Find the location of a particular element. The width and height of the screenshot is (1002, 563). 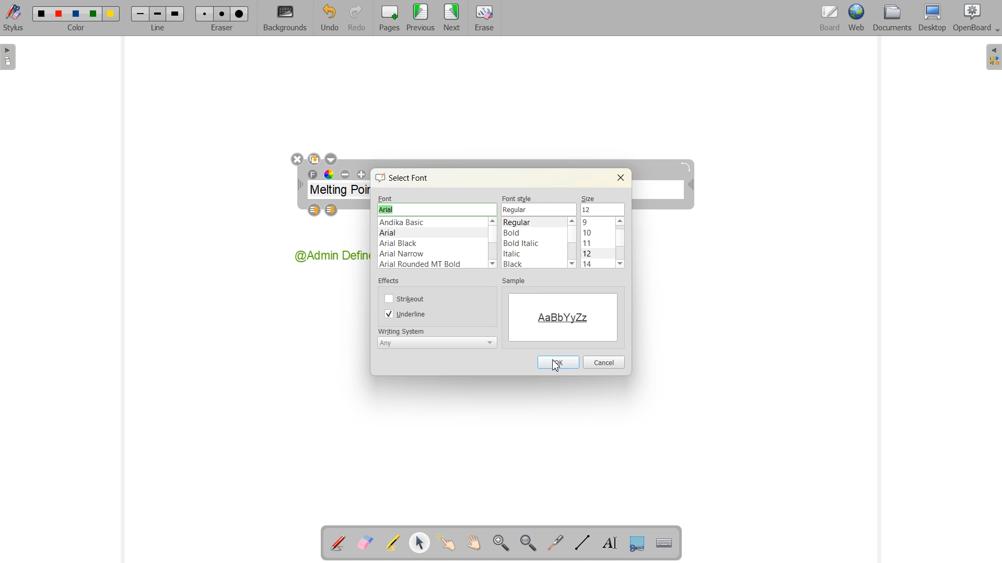

Writing System is located at coordinates (437, 342).